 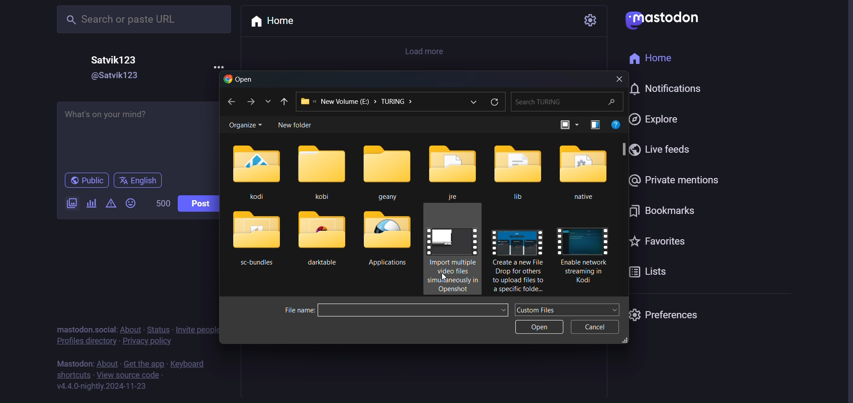 I want to click on about, so click(x=107, y=363).